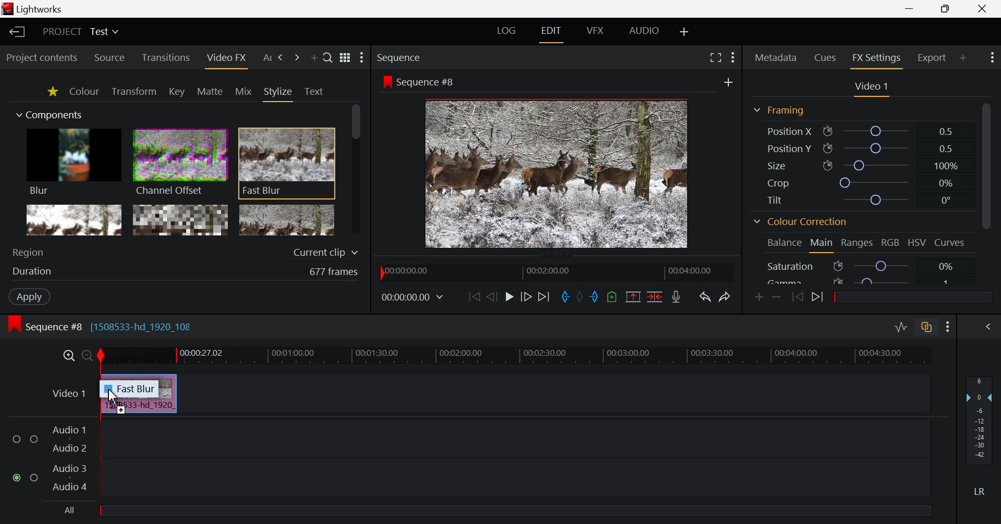 This screenshot has height=524, width=1001. I want to click on Mark Out, so click(593, 298).